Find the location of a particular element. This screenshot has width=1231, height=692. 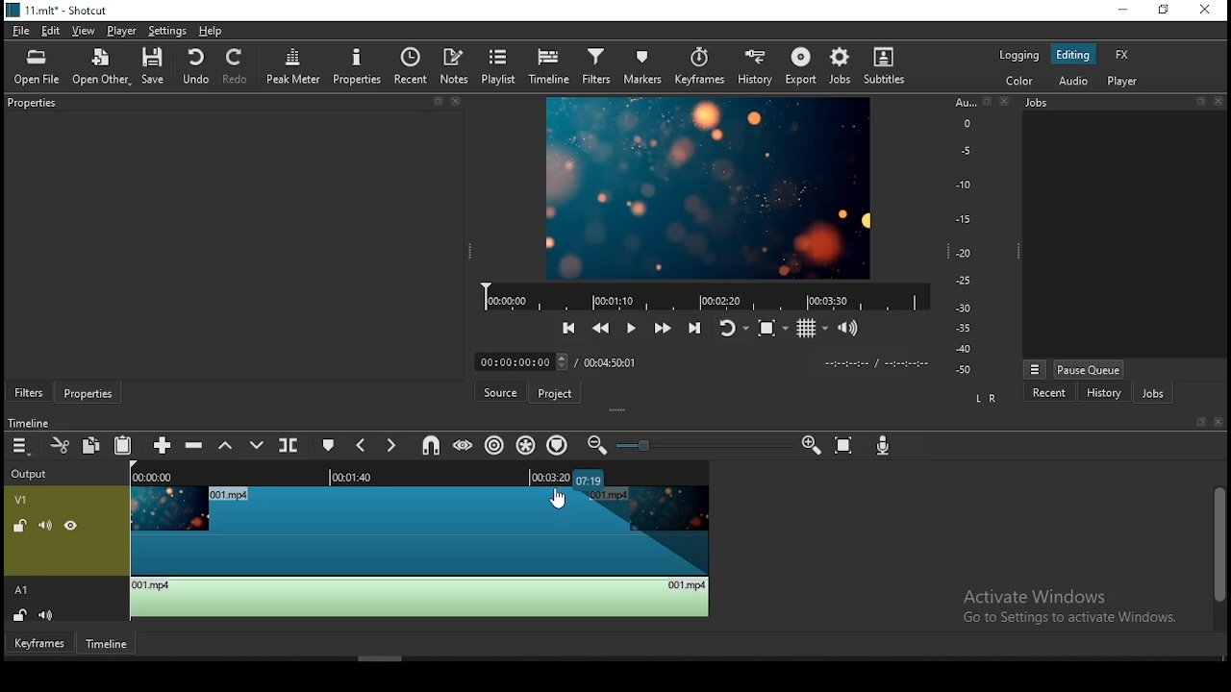

play quickly forwards is located at coordinates (662, 330).